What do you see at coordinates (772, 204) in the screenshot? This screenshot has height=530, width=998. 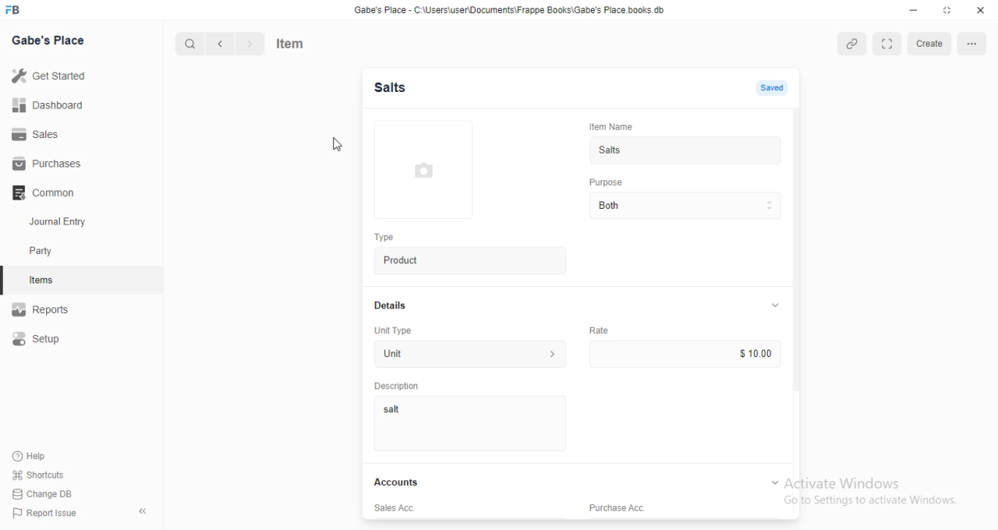 I see `dropdown` at bounding box center [772, 204].